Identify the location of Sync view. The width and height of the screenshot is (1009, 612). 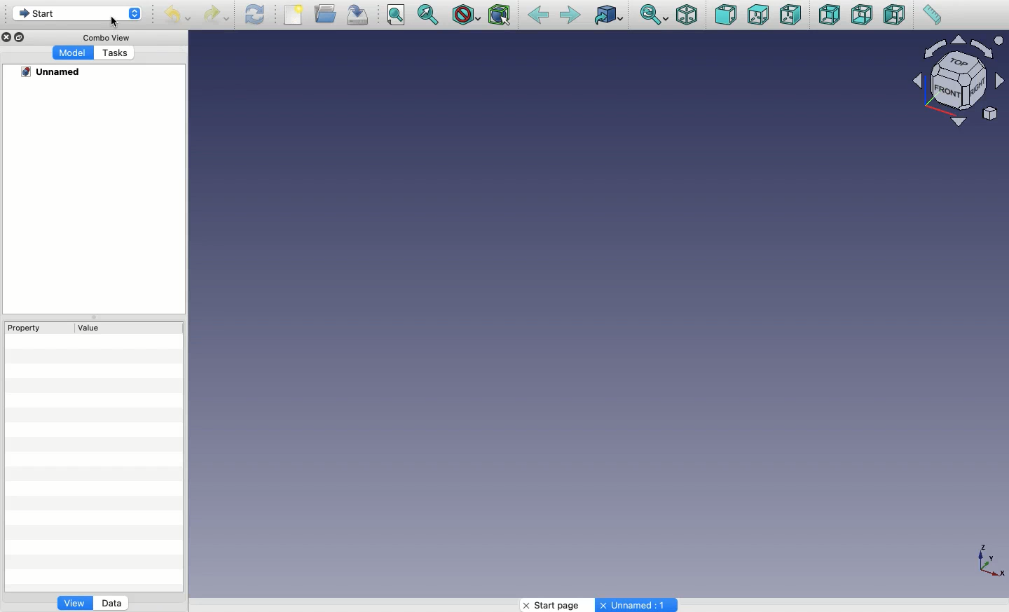
(654, 15).